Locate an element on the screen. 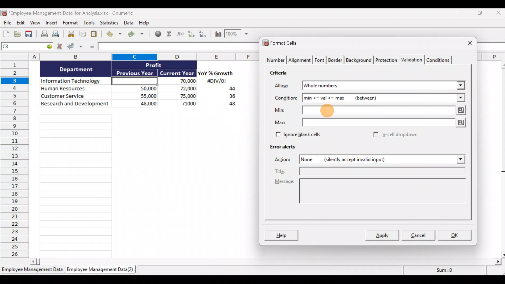 This screenshot has width=505, height=284. Font is located at coordinates (320, 59).